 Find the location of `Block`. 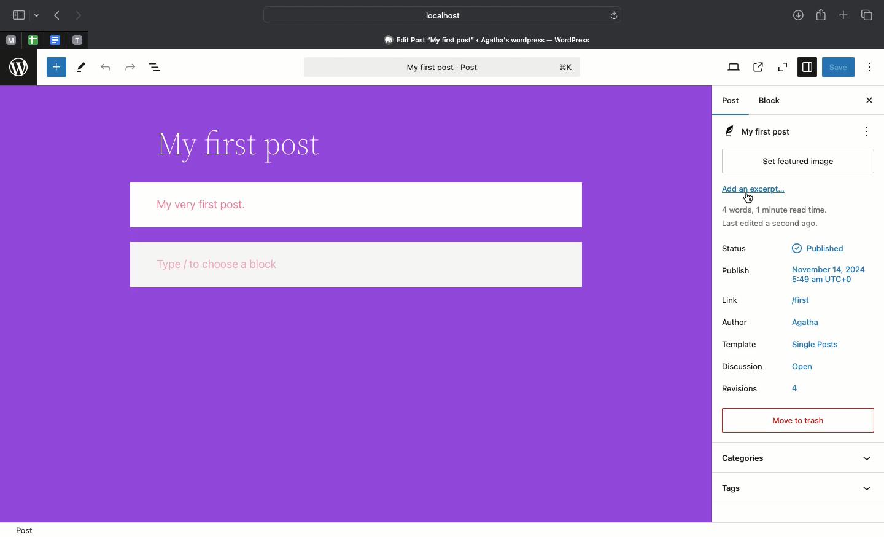

Block is located at coordinates (773, 101).